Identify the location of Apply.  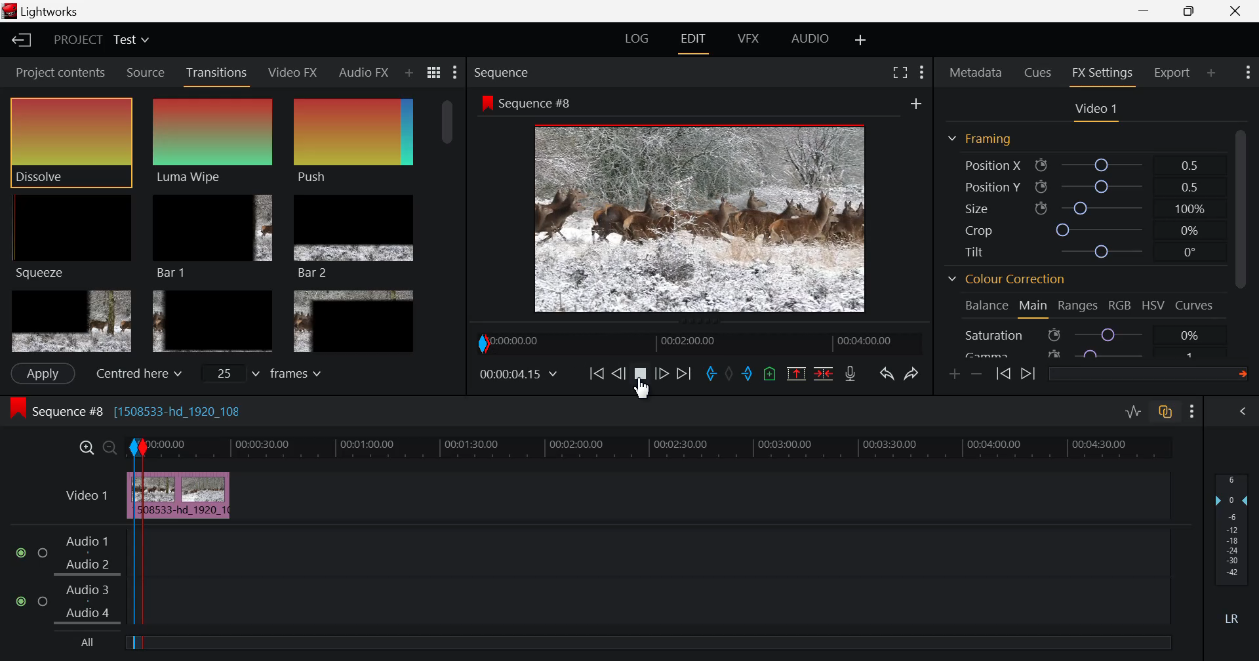
(42, 373).